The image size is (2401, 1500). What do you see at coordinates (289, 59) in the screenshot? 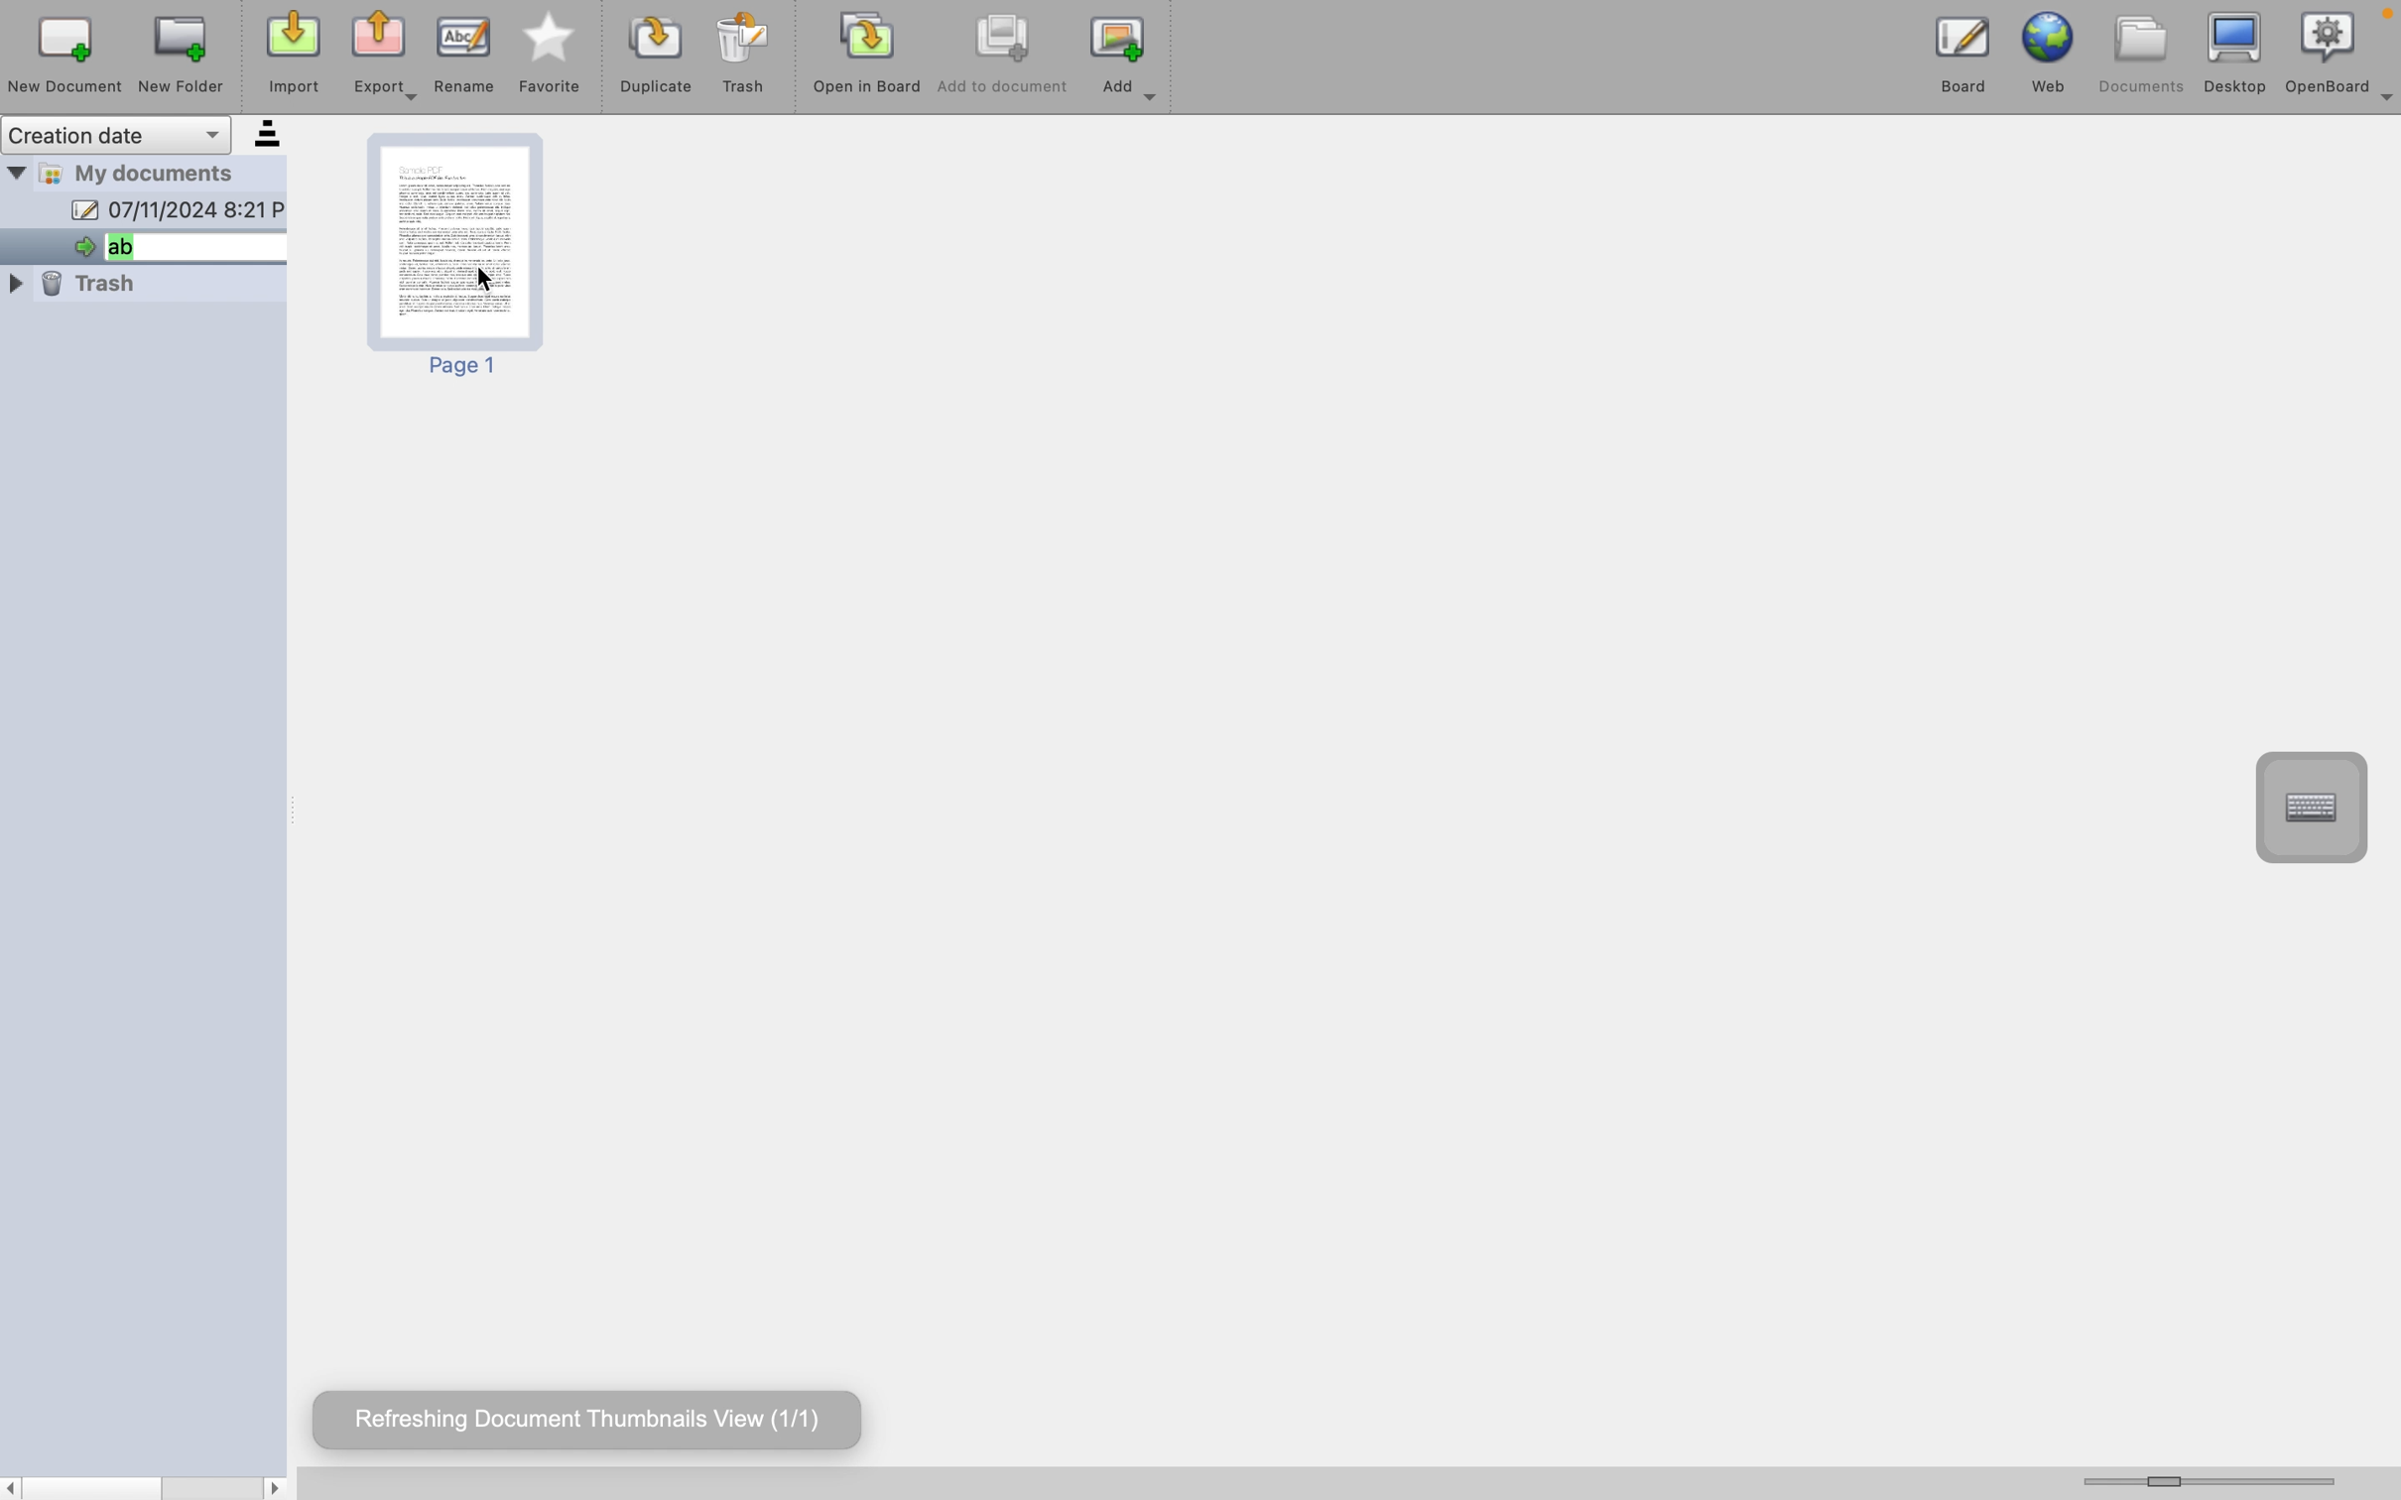
I see `import` at bounding box center [289, 59].